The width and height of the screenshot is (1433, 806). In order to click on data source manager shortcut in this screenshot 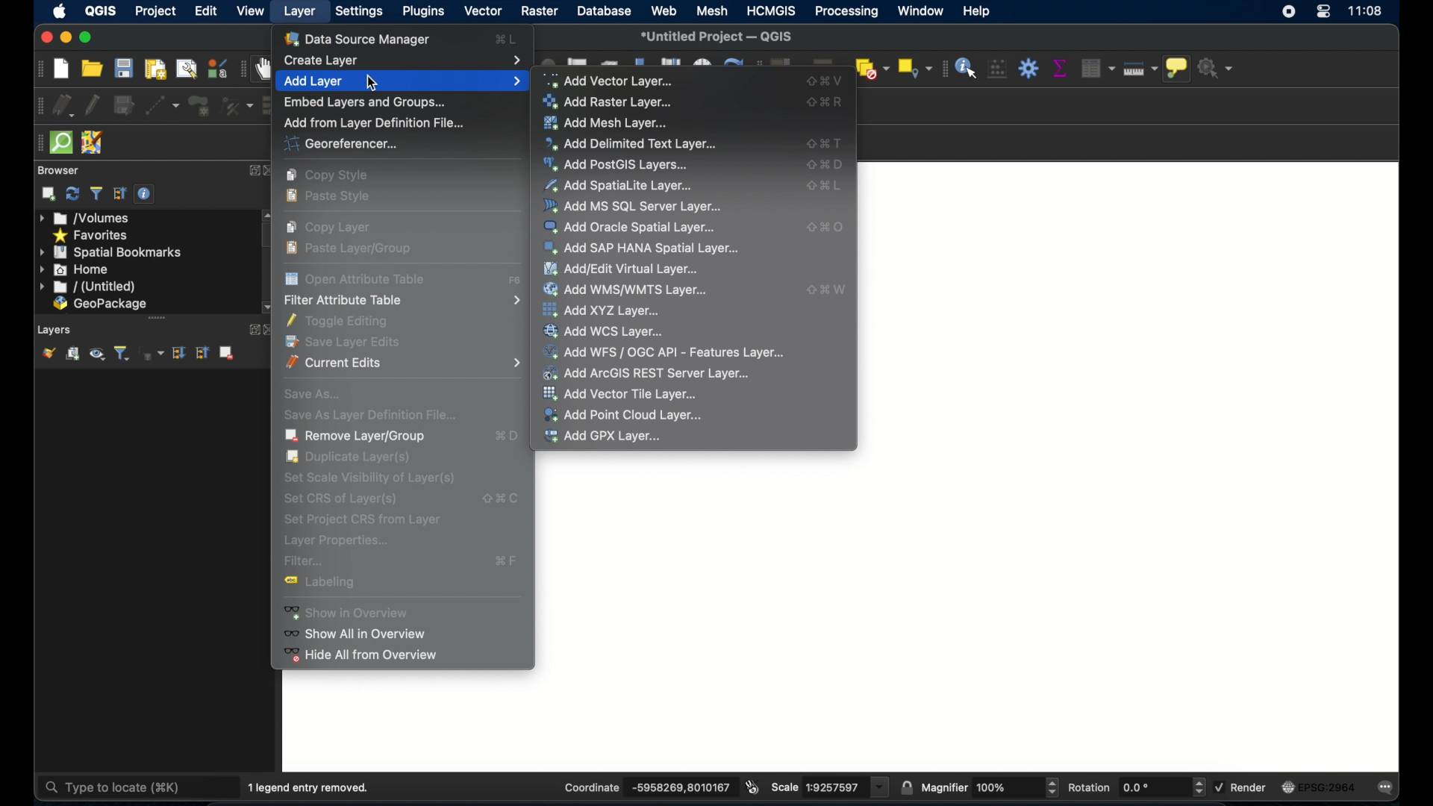, I will do `click(505, 39)`.